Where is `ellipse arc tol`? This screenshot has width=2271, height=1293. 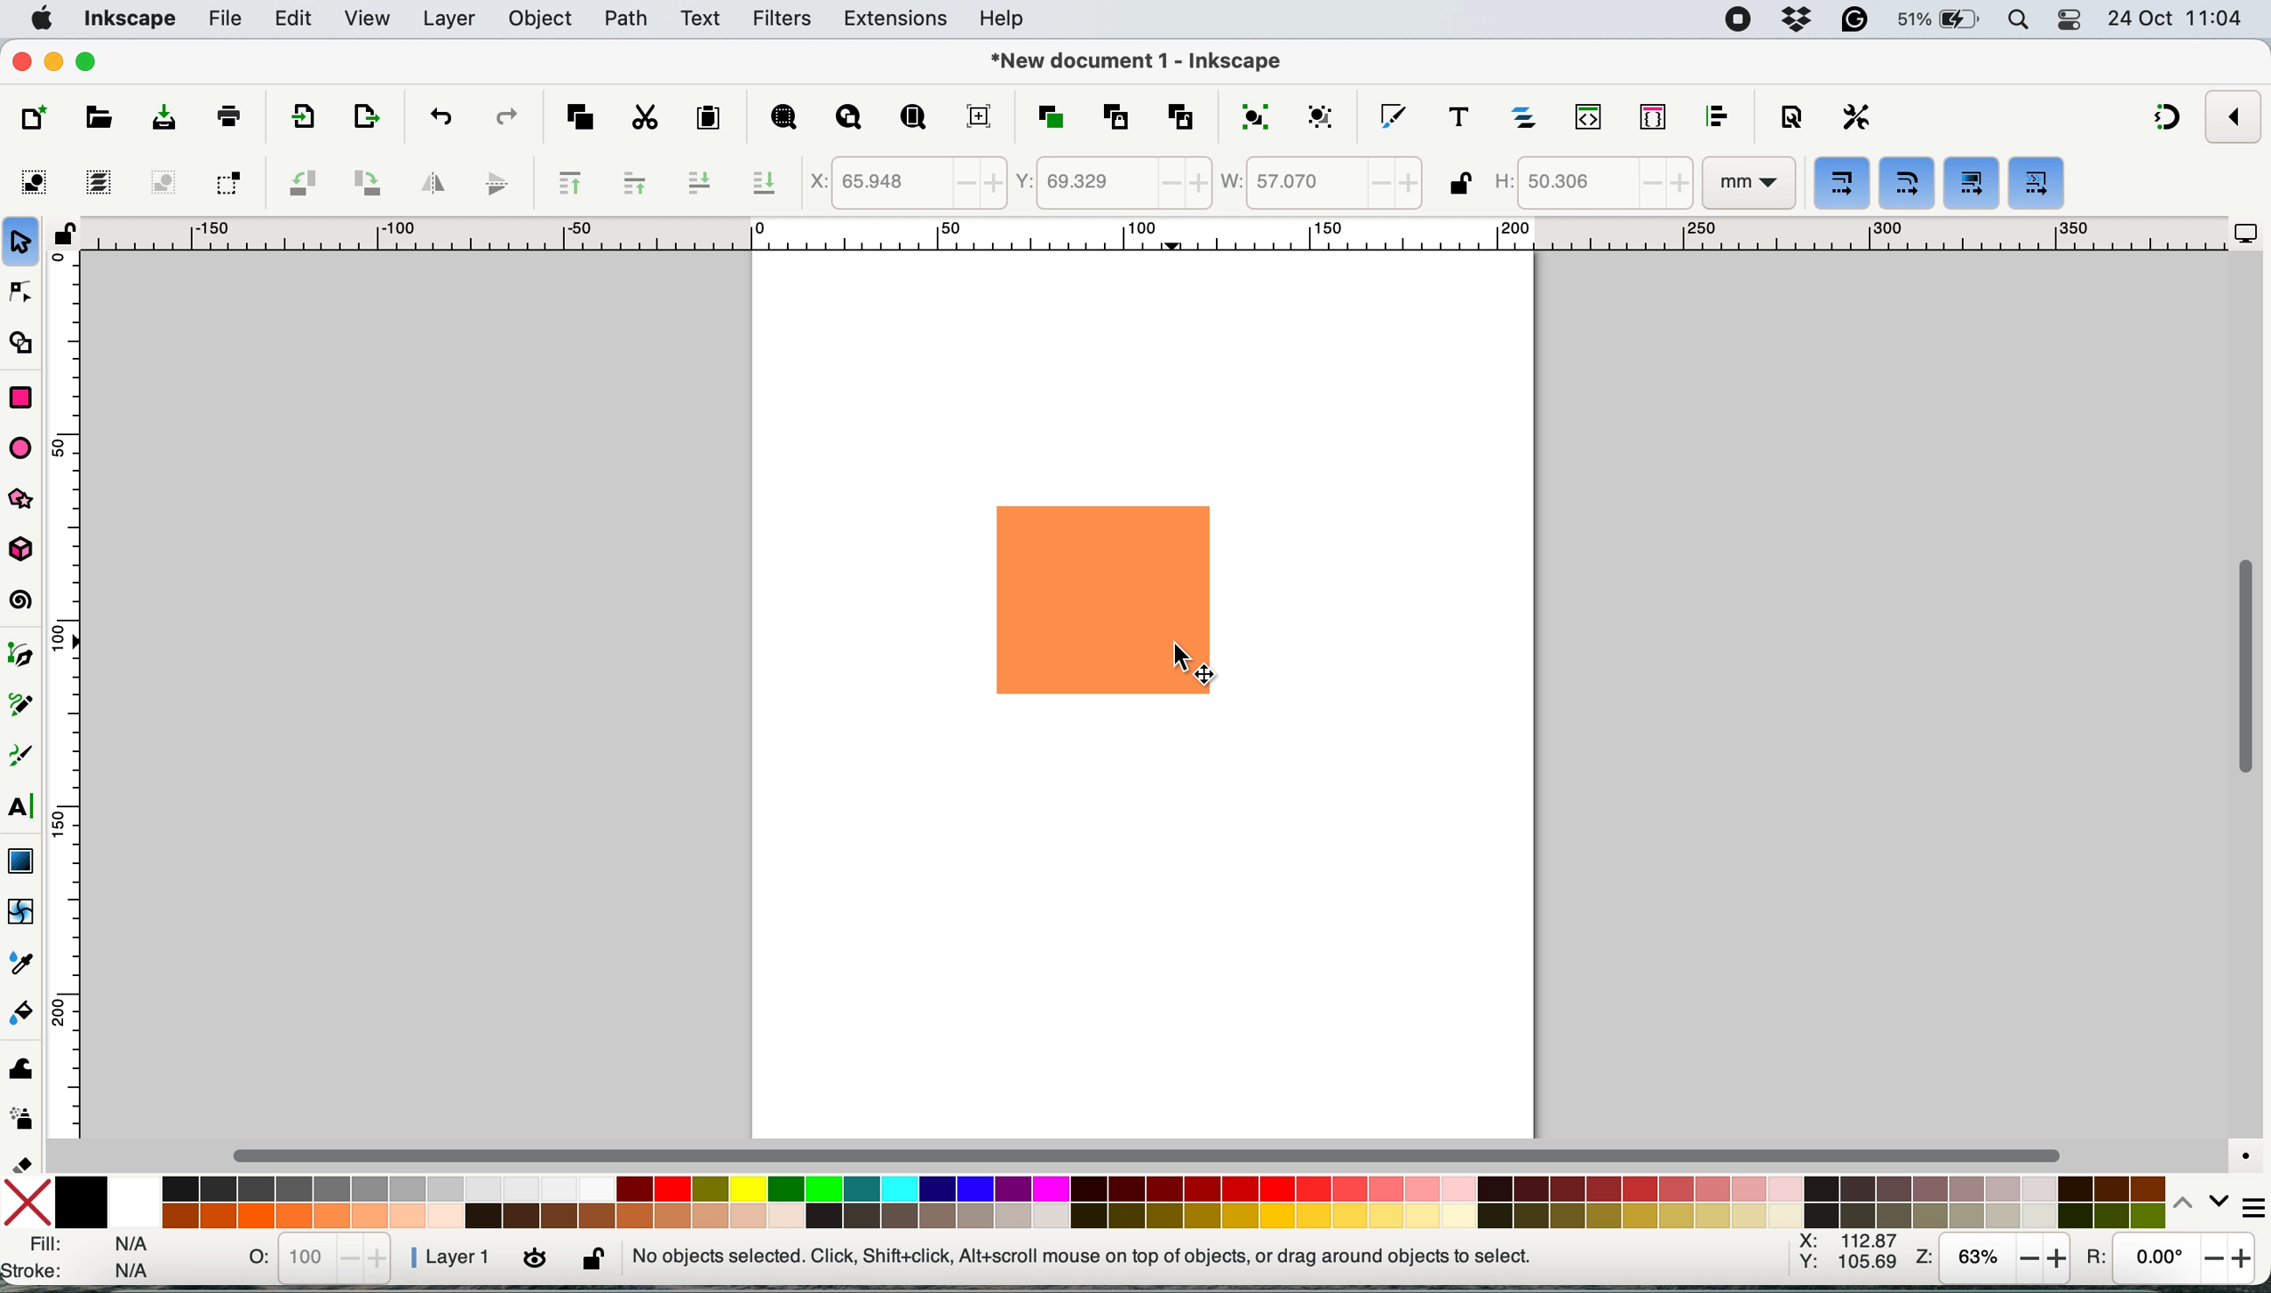
ellipse arc tol is located at coordinates (26, 447).